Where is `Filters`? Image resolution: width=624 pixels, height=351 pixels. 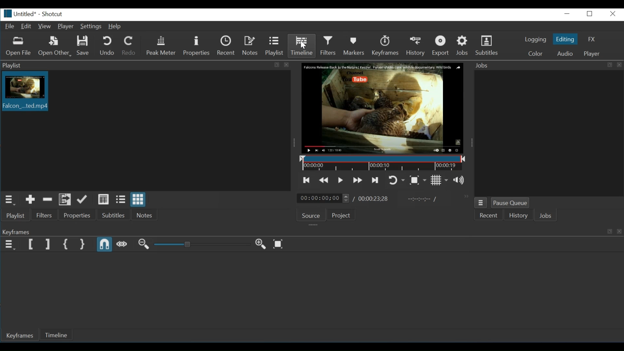 Filters is located at coordinates (45, 215).